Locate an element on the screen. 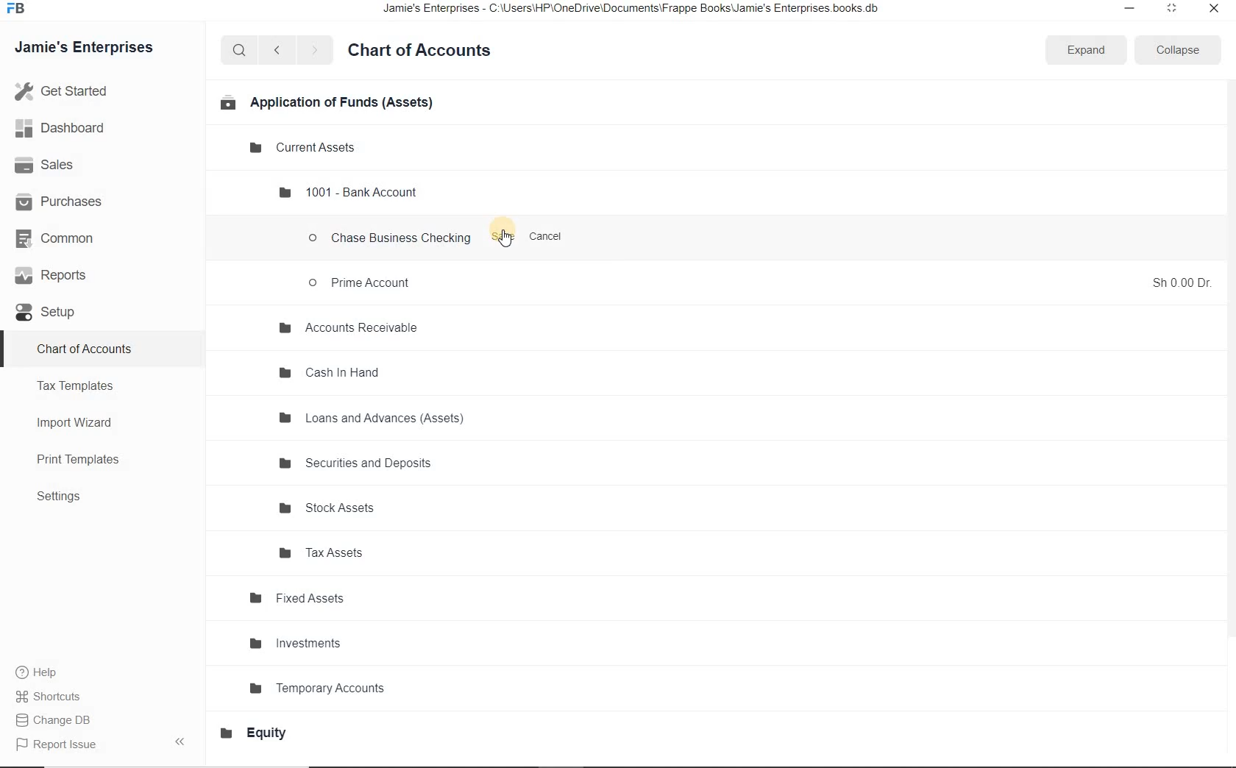  Dashboard is located at coordinates (76, 129).